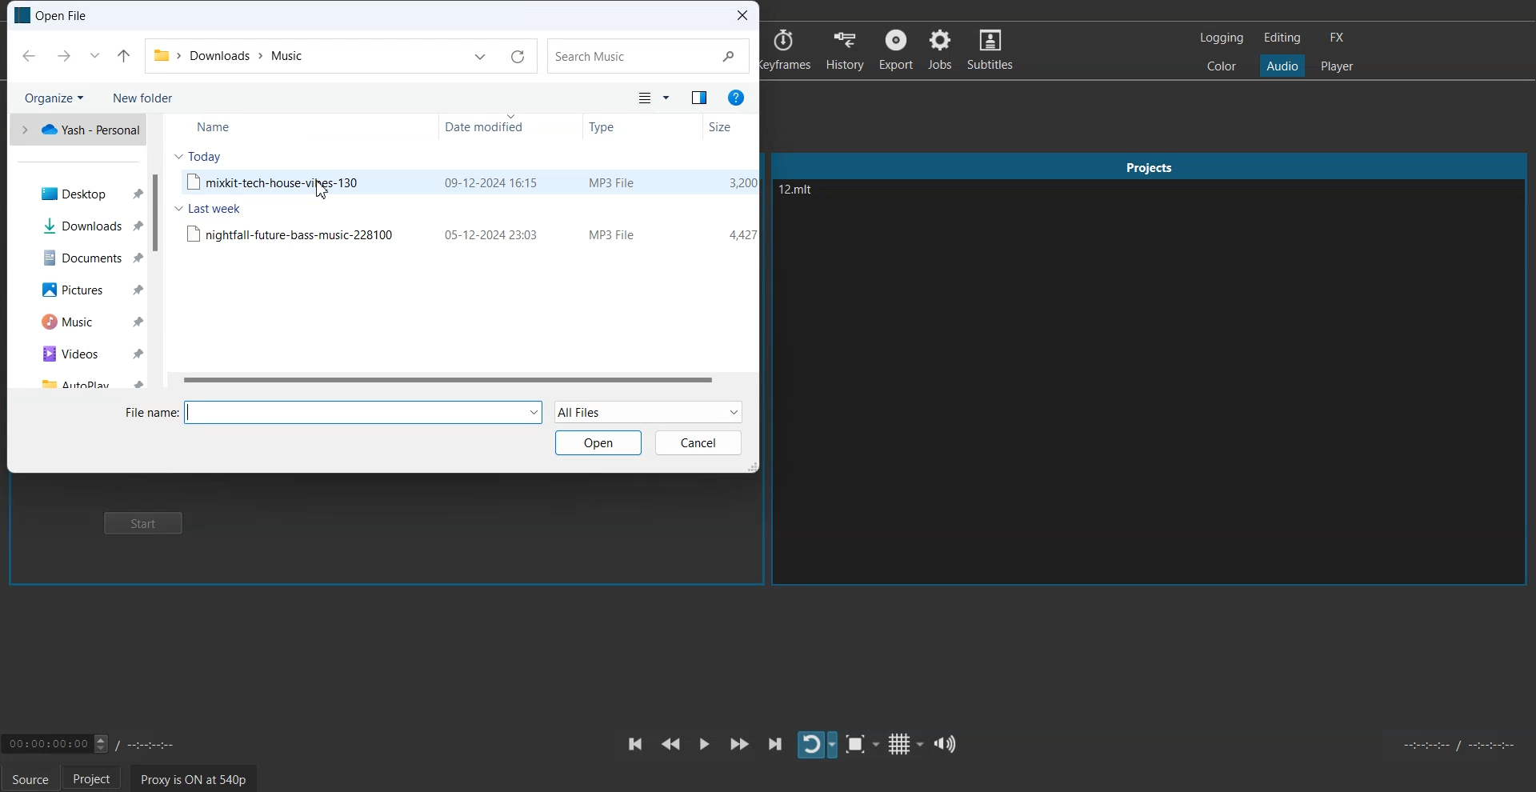  What do you see at coordinates (199, 156) in the screenshot?
I see `Today` at bounding box center [199, 156].